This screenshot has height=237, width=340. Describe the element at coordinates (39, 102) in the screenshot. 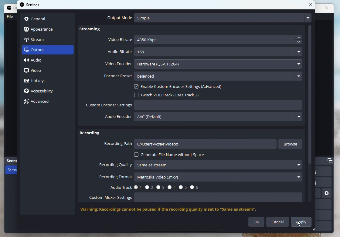

I see `Advance` at that location.